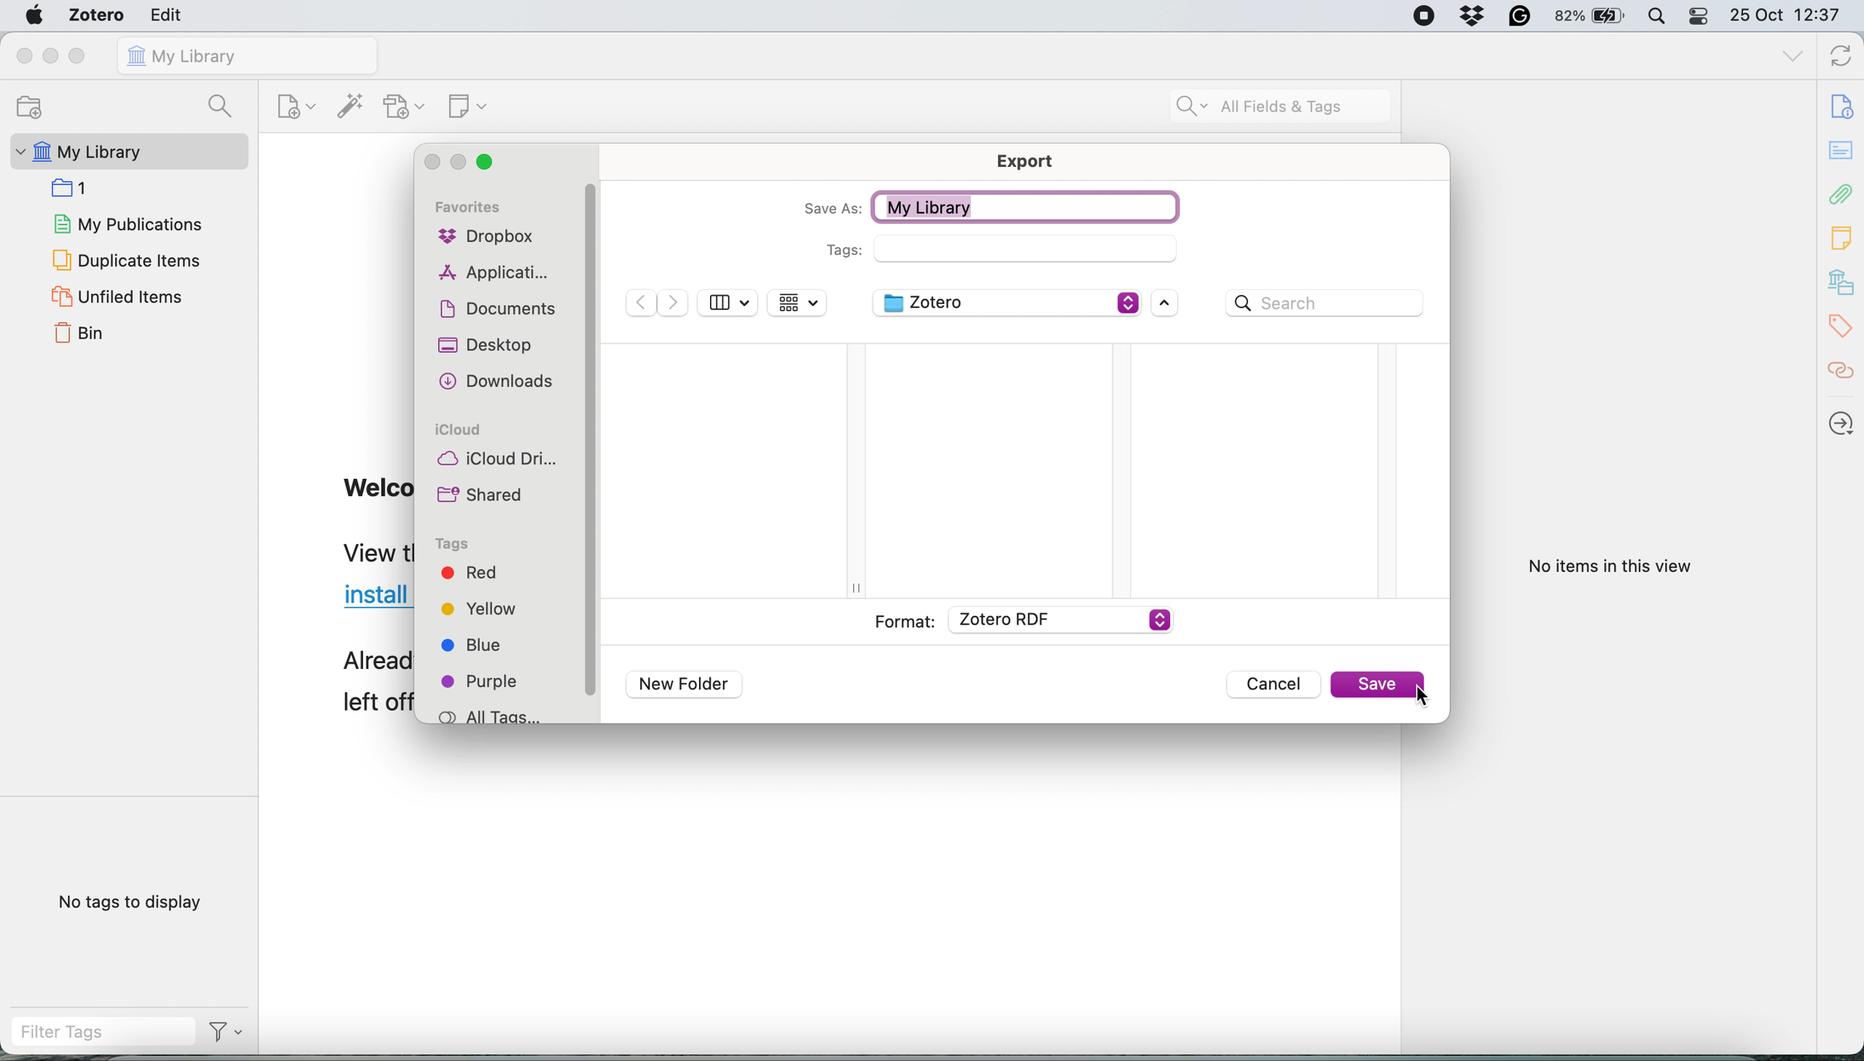  I want to click on Zotero, so click(1009, 302).